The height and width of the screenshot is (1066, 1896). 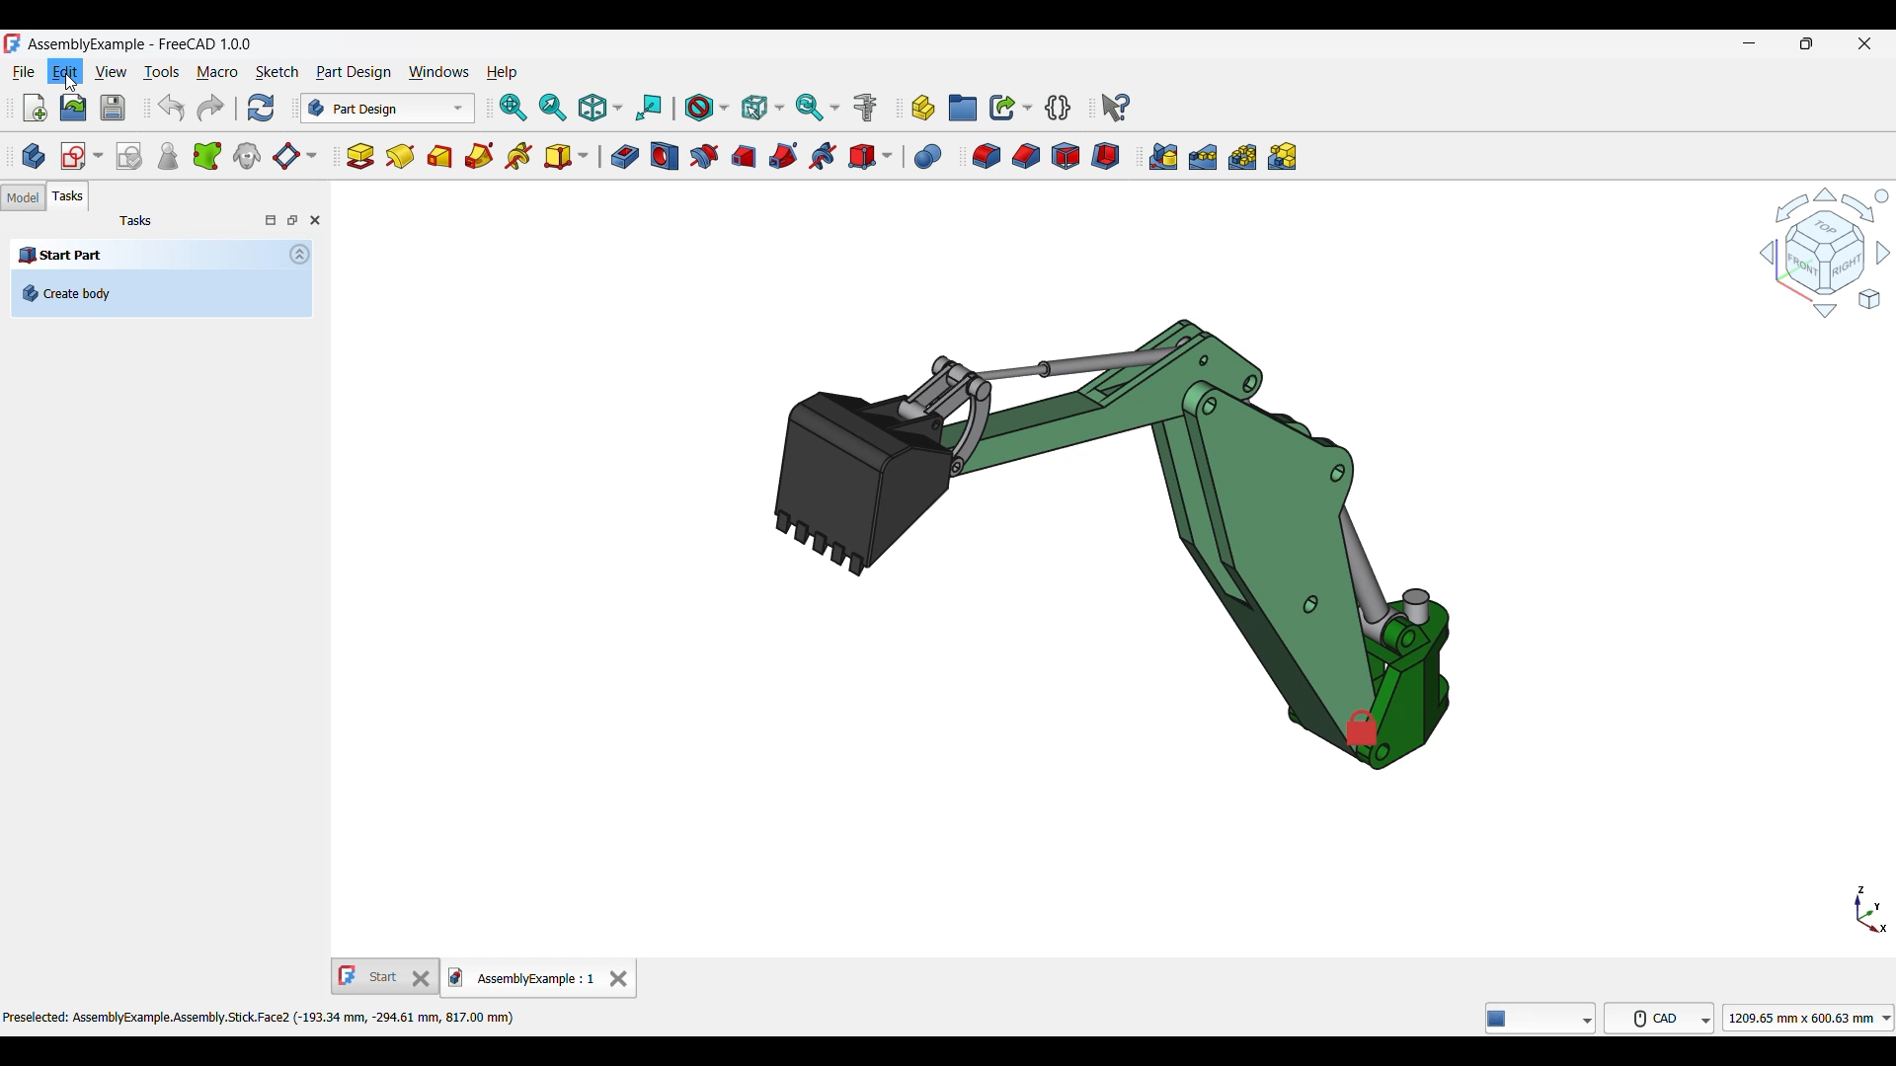 I want to click on Close, so click(x=315, y=220).